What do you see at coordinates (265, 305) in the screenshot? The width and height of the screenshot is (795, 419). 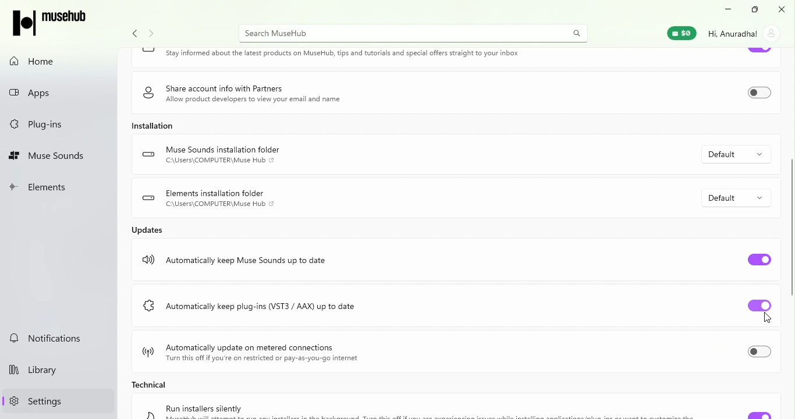 I see `Automatically keep plug-ins (VST3 / AAX) up to date` at bounding box center [265, 305].